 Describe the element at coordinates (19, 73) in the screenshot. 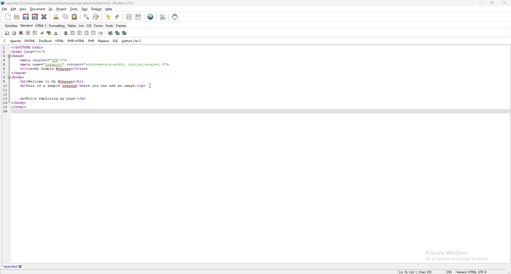

I see `</head>` at that location.